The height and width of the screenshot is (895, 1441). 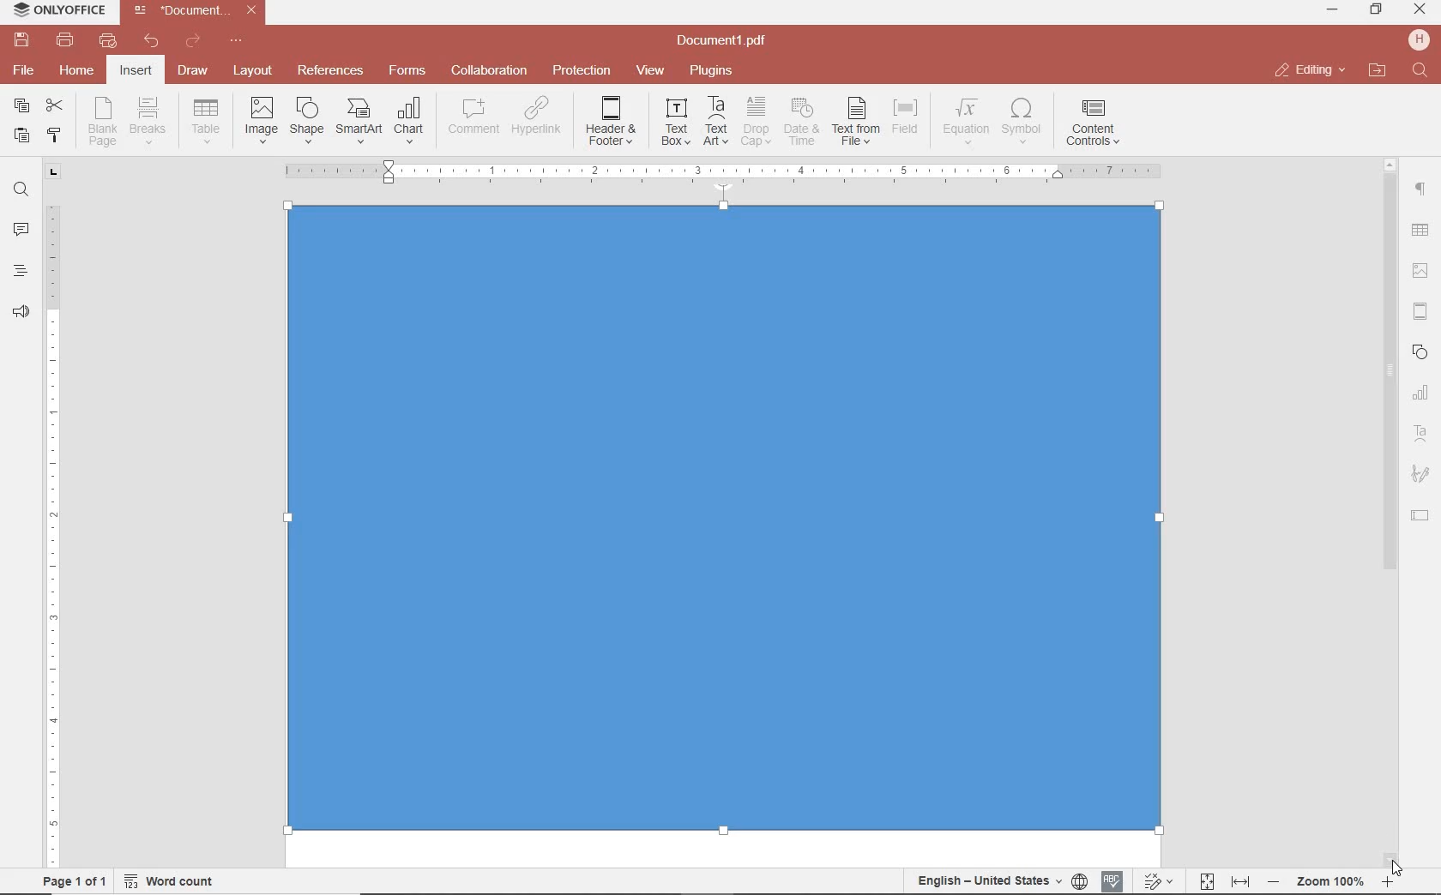 I want to click on view, so click(x=650, y=71).